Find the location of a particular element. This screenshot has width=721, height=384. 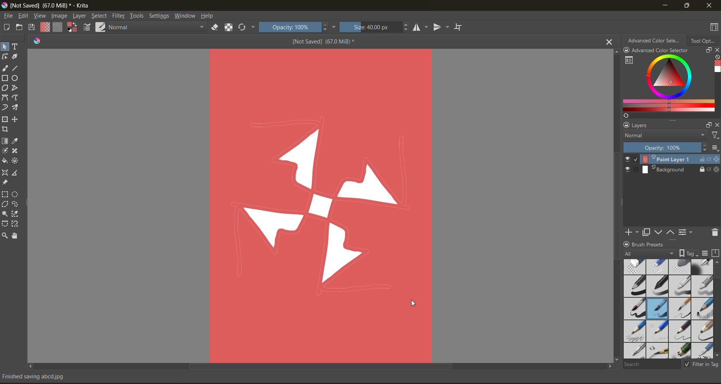

display settings is located at coordinates (706, 253).